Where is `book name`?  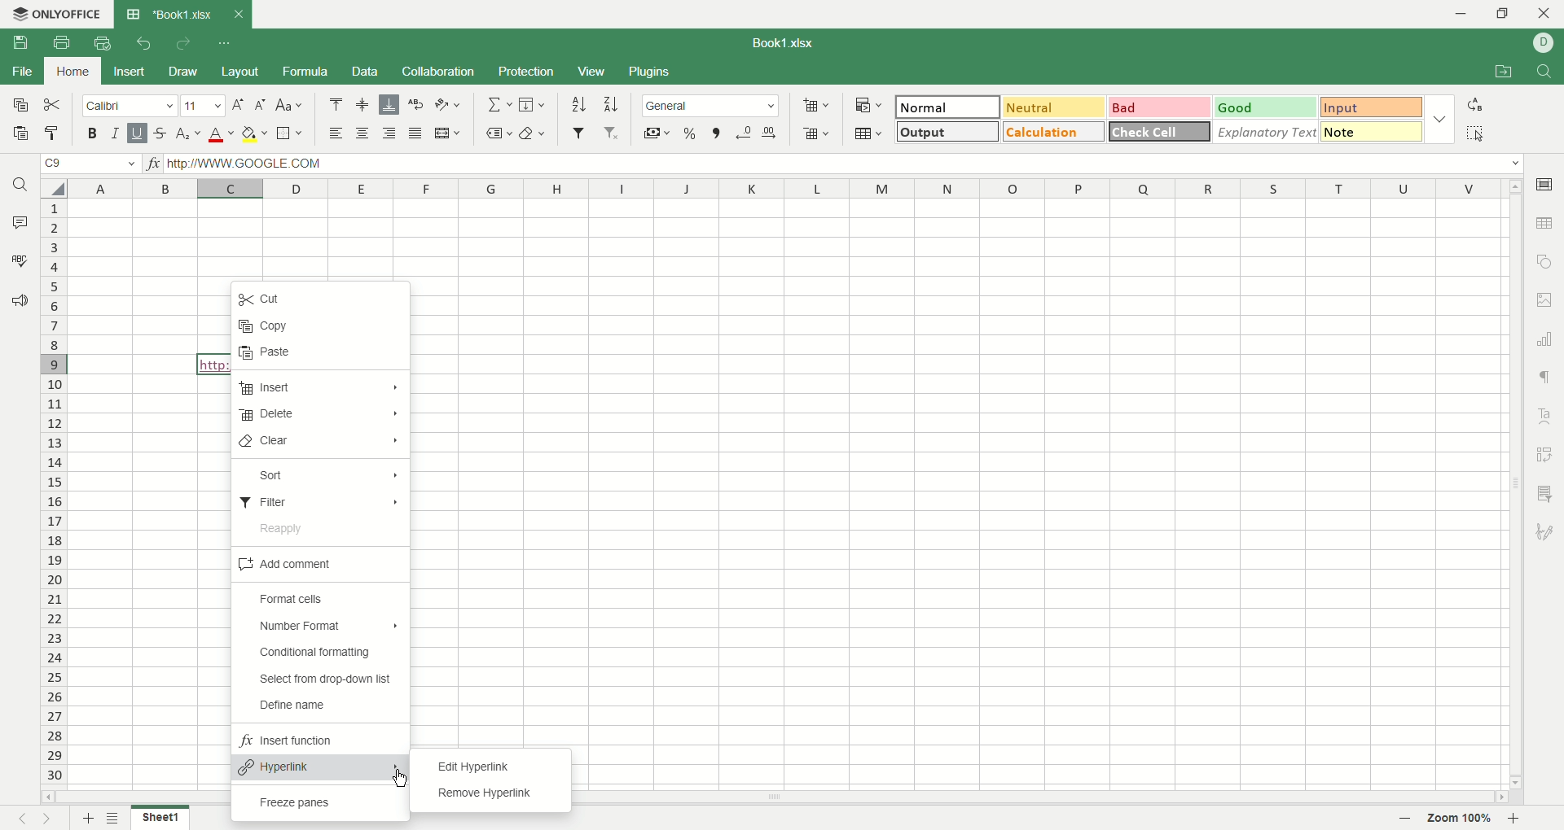
book name is located at coordinates (780, 41).